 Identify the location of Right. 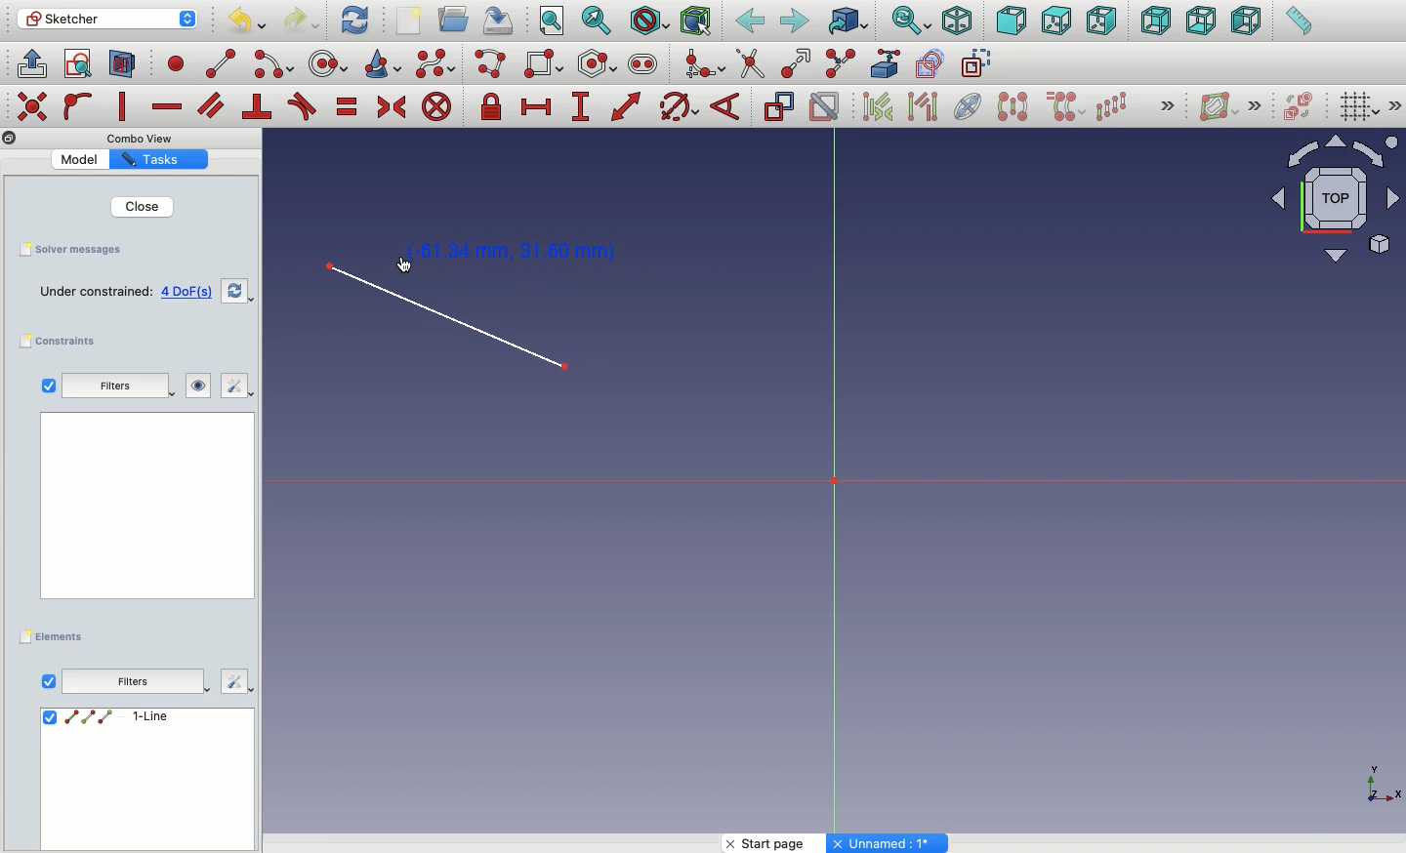
(1102, 22).